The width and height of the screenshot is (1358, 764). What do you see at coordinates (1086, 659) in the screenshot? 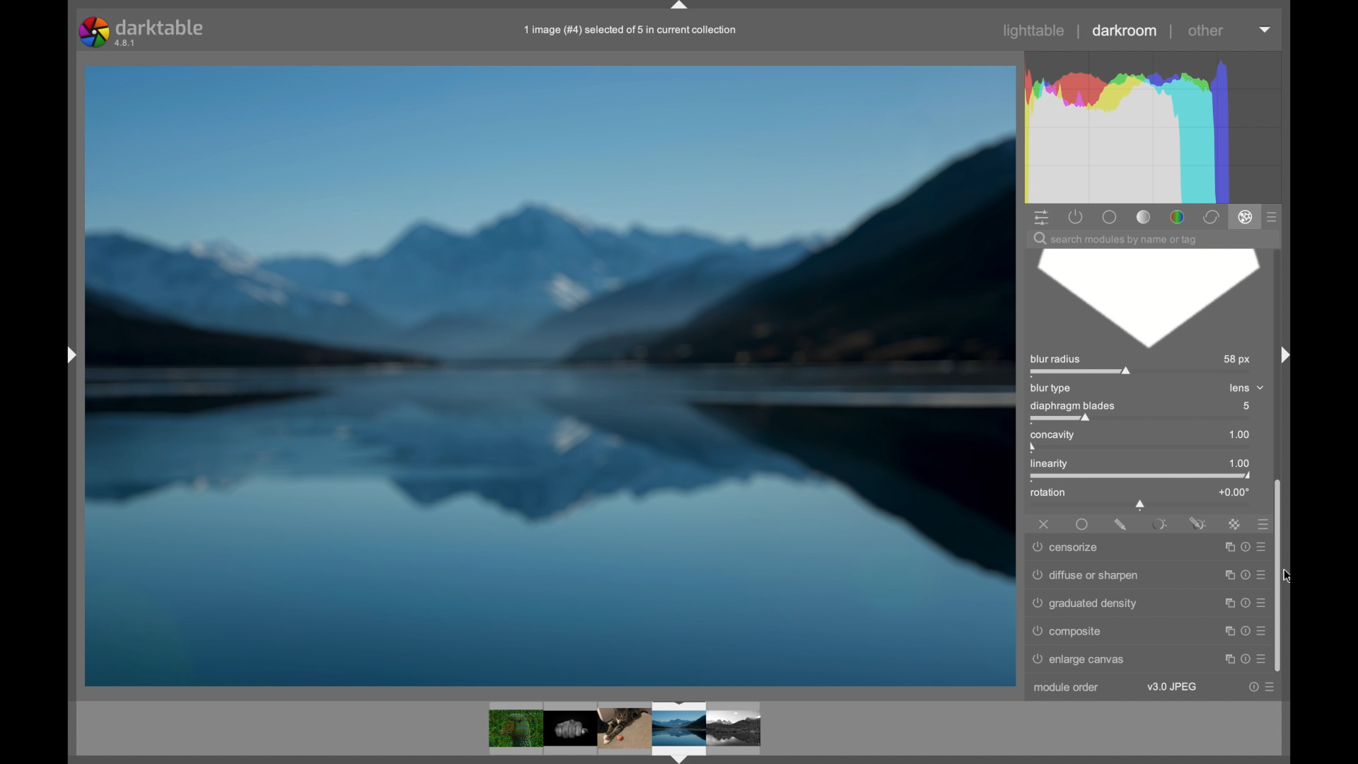
I see `enlarge canvas` at bounding box center [1086, 659].